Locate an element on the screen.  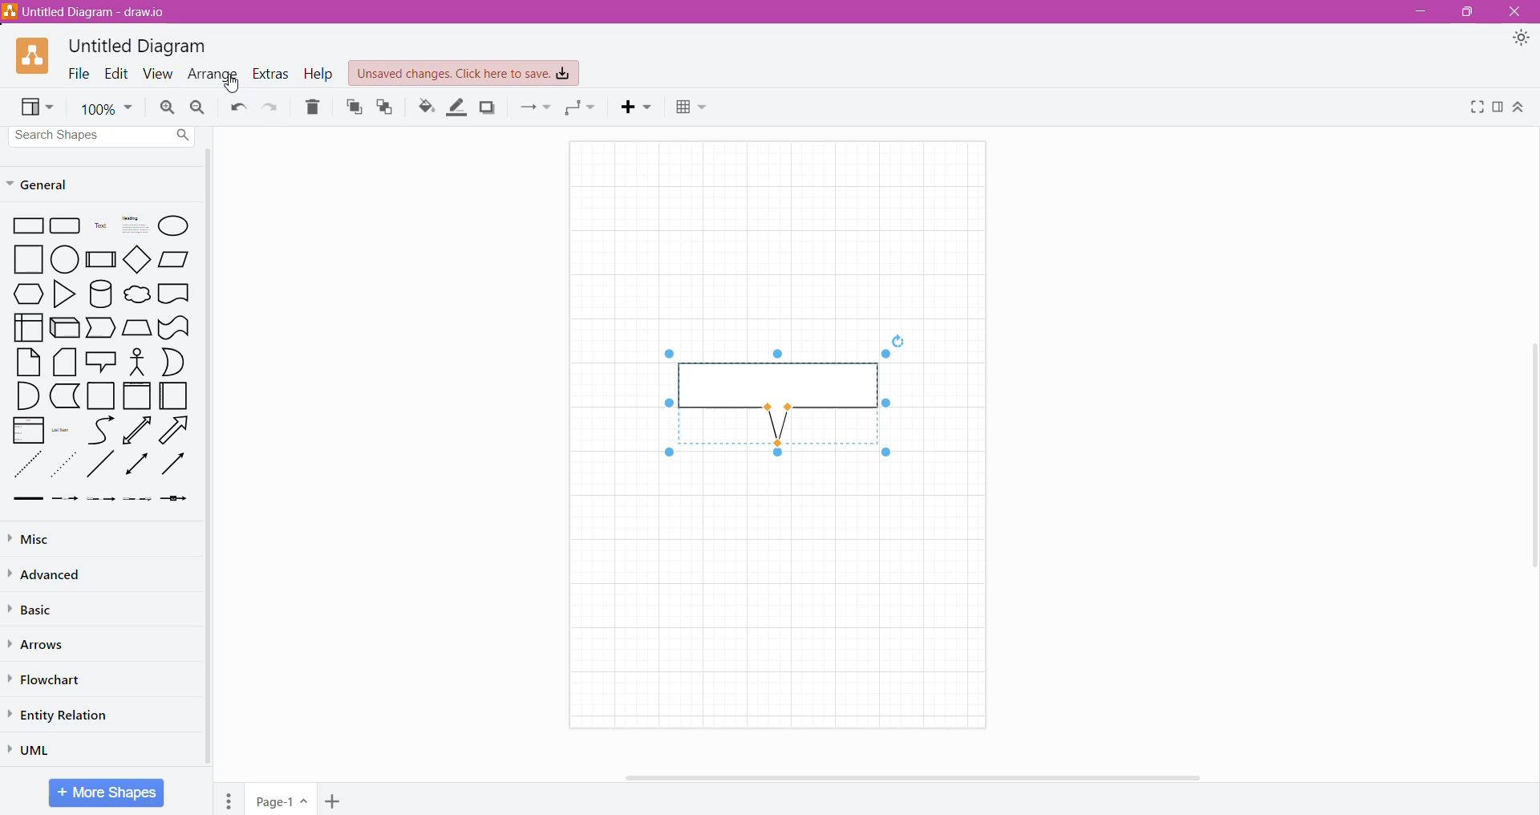
Vertical Scroll Bar is located at coordinates (209, 460).